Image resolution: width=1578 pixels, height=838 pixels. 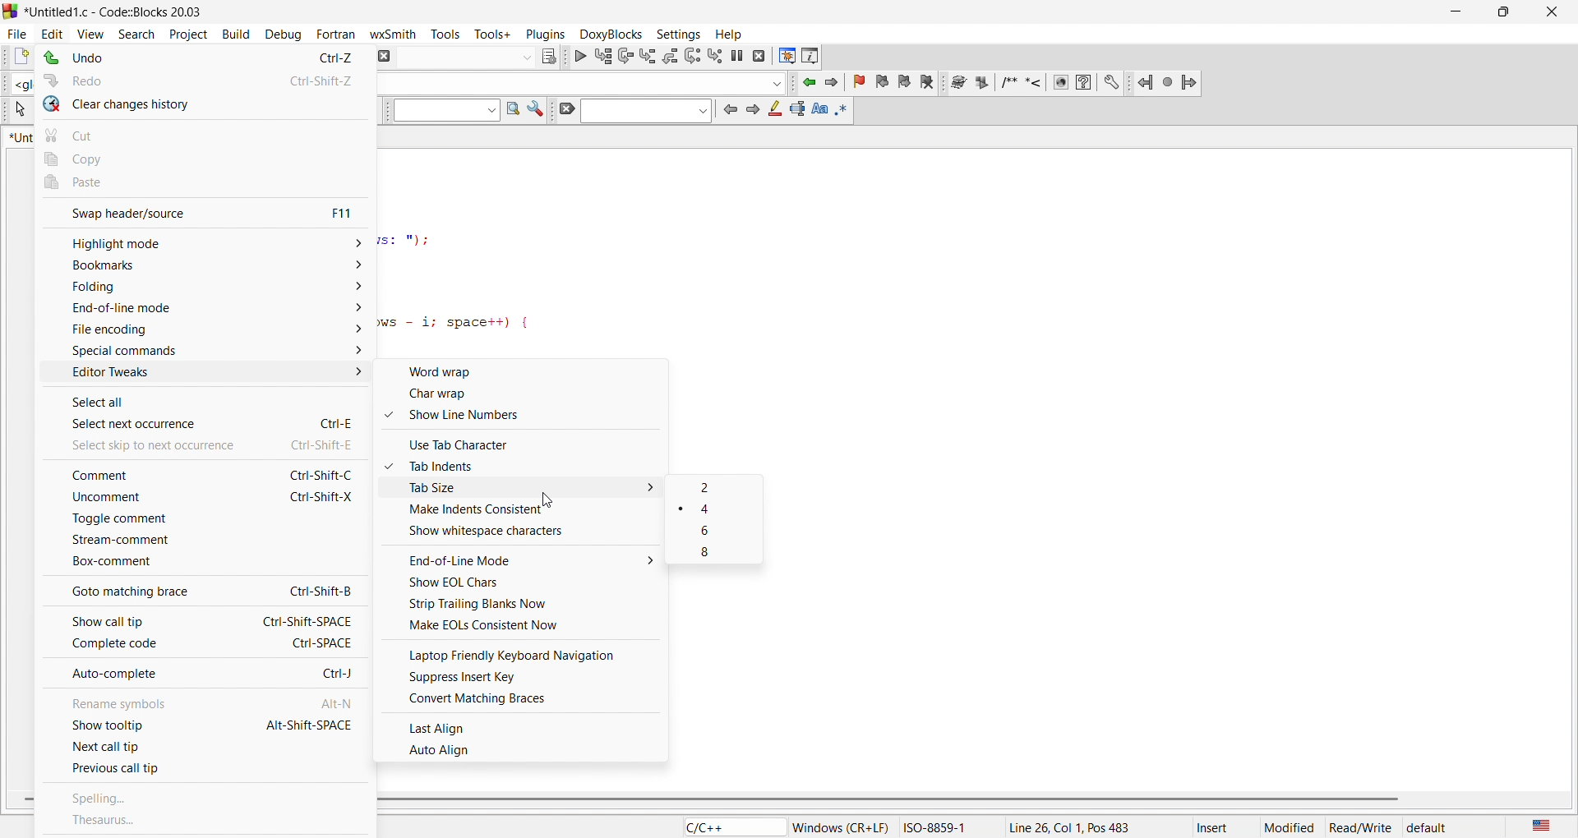 What do you see at coordinates (1540, 826) in the screenshot?
I see `us english` at bounding box center [1540, 826].